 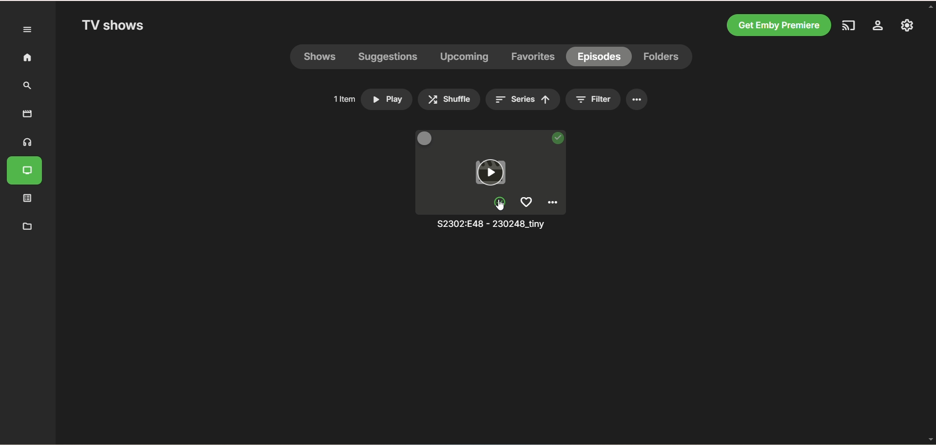 I want to click on » Play, so click(x=388, y=99).